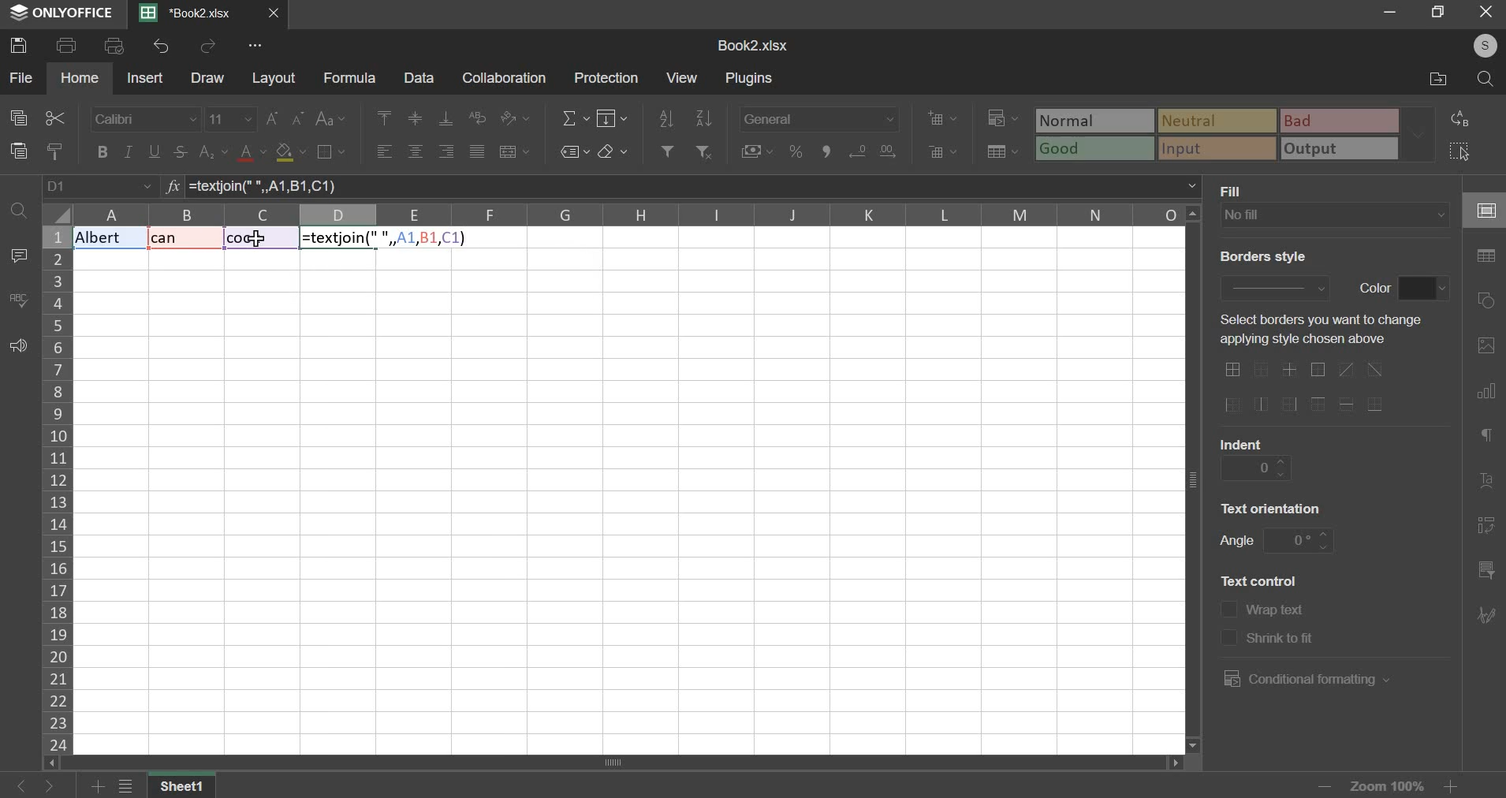 The image size is (1506, 798). I want to click on font, so click(144, 119).